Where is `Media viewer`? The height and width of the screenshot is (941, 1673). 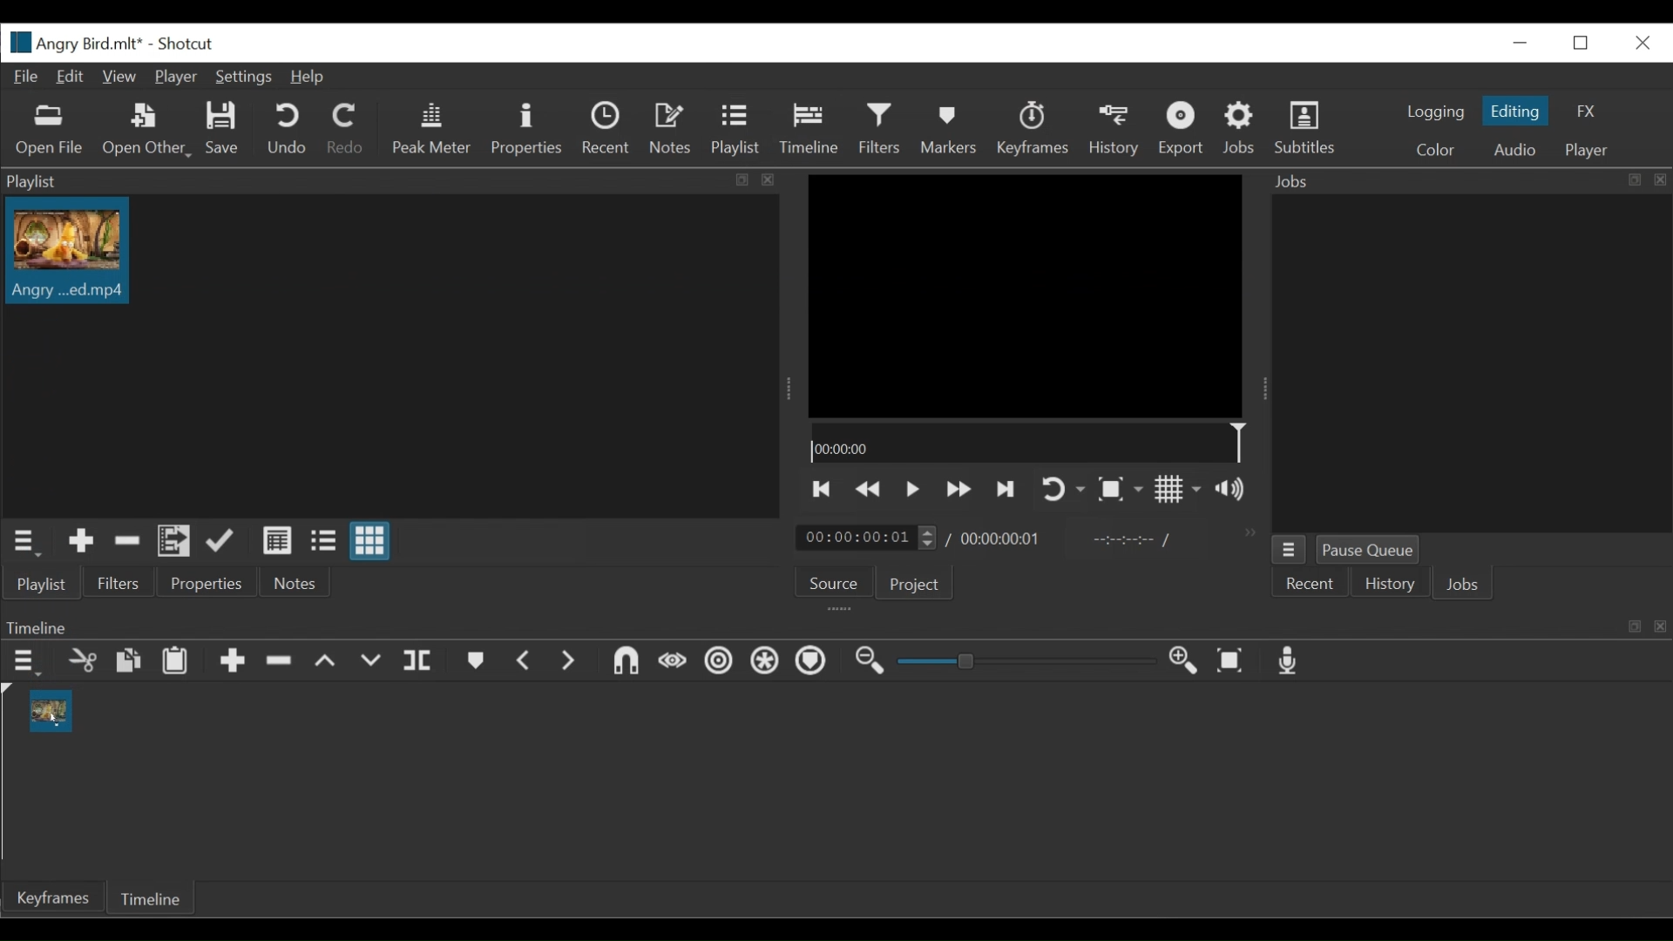
Media viewer is located at coordinates (1026, 297).